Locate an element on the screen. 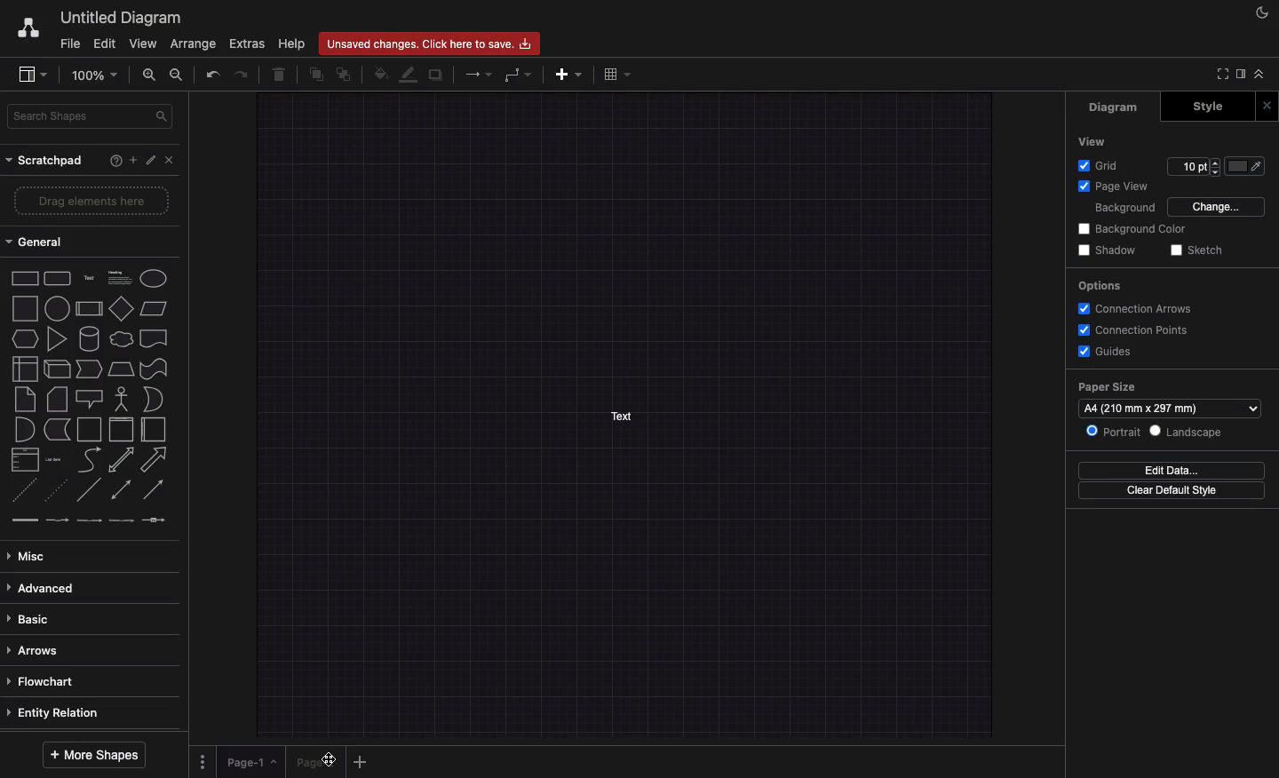 Image resolution: width=1279 pixels, height=778 pixels. Shadow is located at coordinates (1108, 250).